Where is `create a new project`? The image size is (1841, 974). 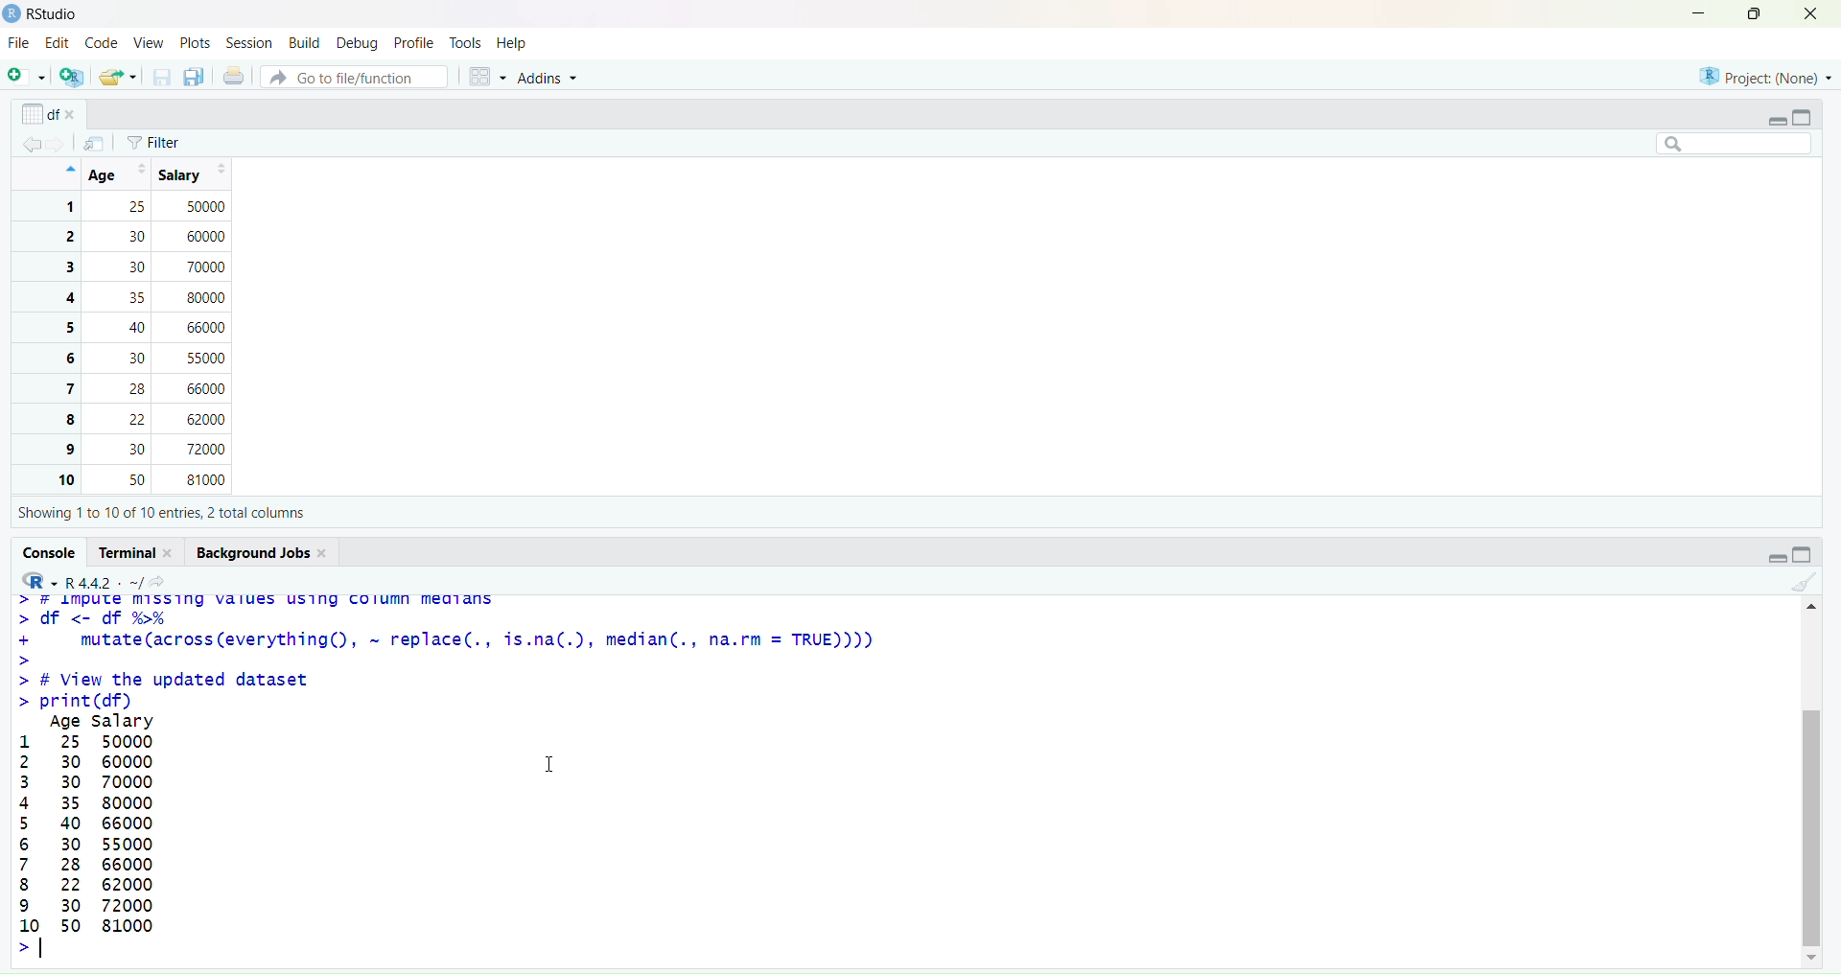 create a new project is located at coordinates (71, 78).